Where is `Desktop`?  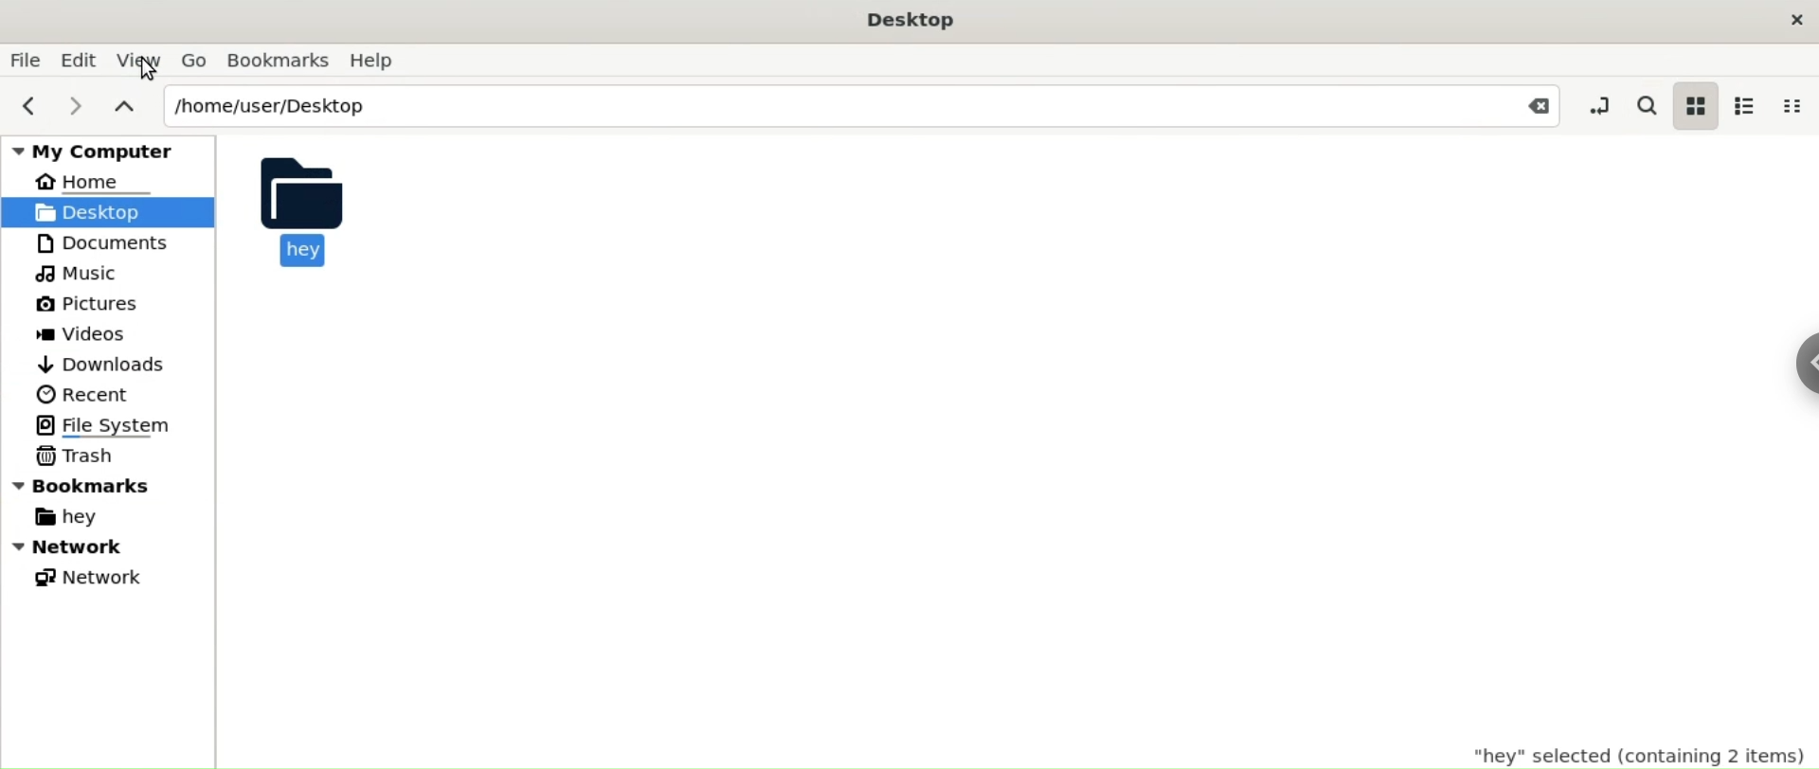
Desktop is located at coordinates (921, 24).